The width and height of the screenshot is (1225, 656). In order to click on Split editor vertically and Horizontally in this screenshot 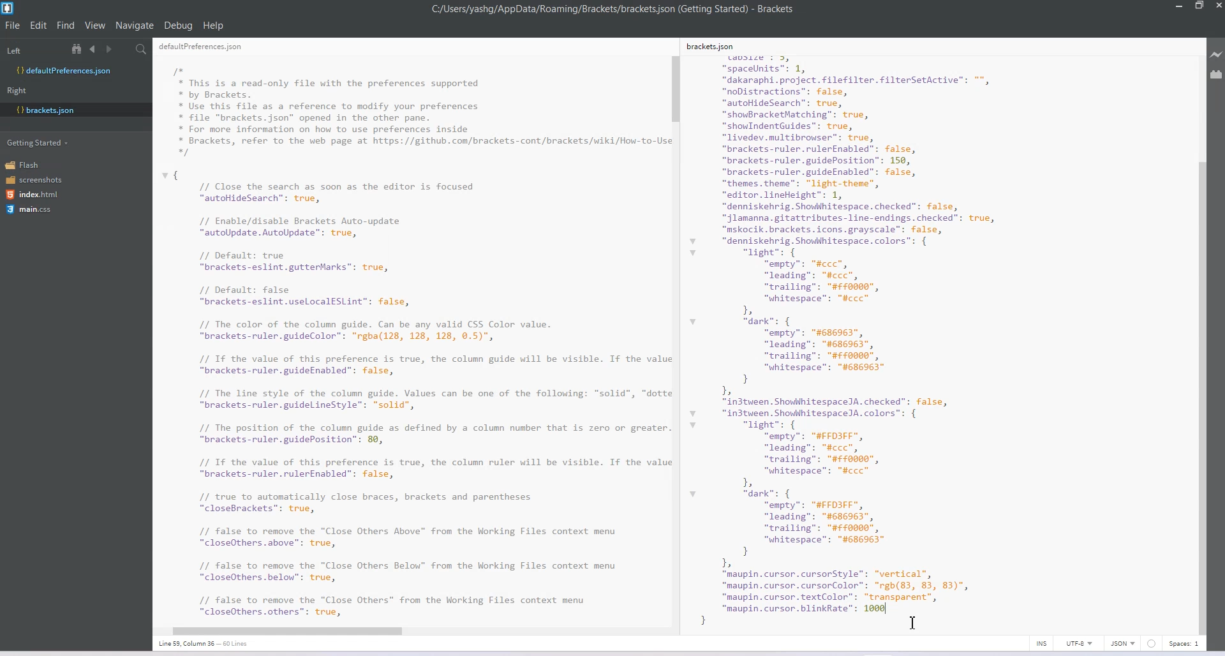, I will do `click(124, 50)`.